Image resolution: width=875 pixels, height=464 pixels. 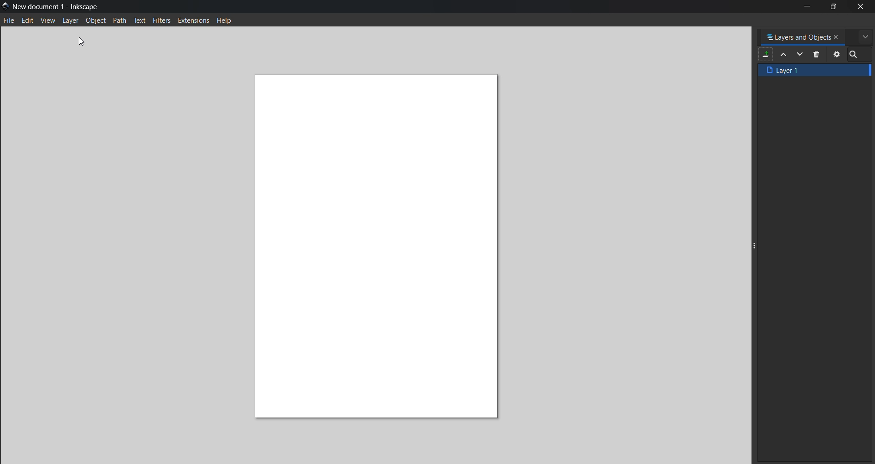 What do you see at coordinates (10, 21) in the screenshot?
I see `file` at bounding box center [10, 21].